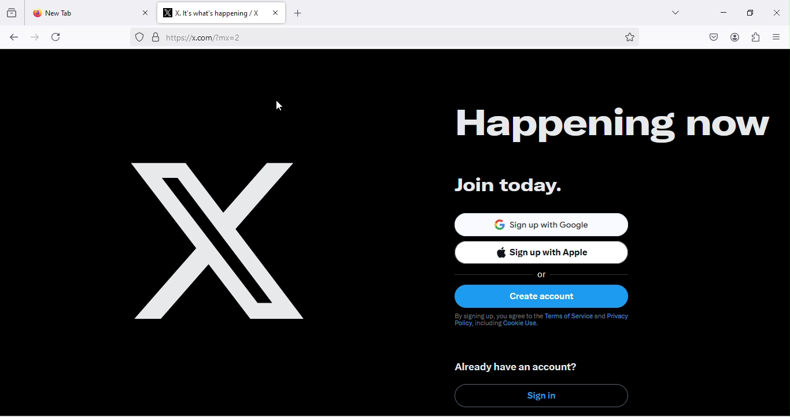 The height and width of the screenshot is (417, 790). Describe the element at coordinates (600, 124) in the screenshot. I see `happening now` at that location.